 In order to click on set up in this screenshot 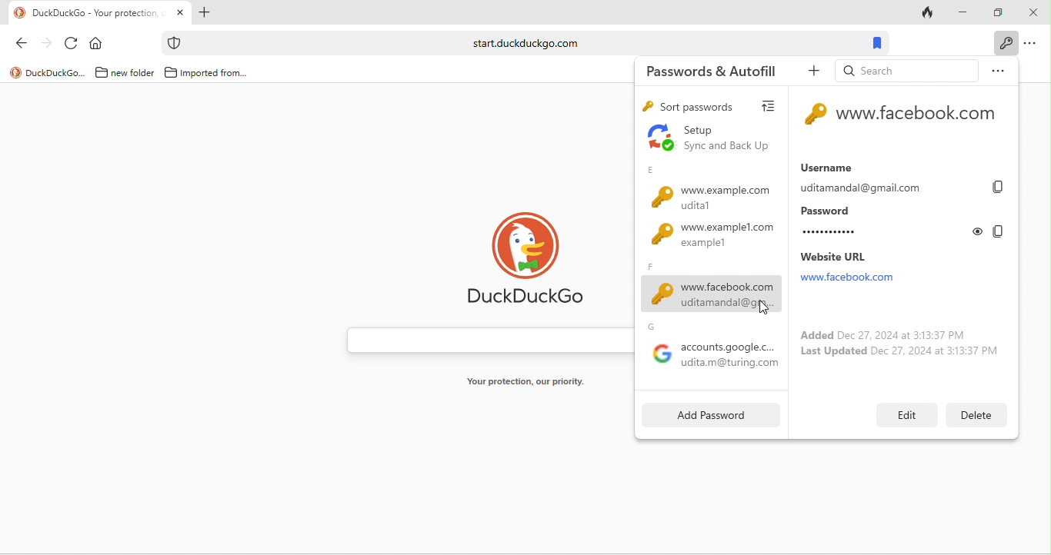, I will do `click(708, 140)`.